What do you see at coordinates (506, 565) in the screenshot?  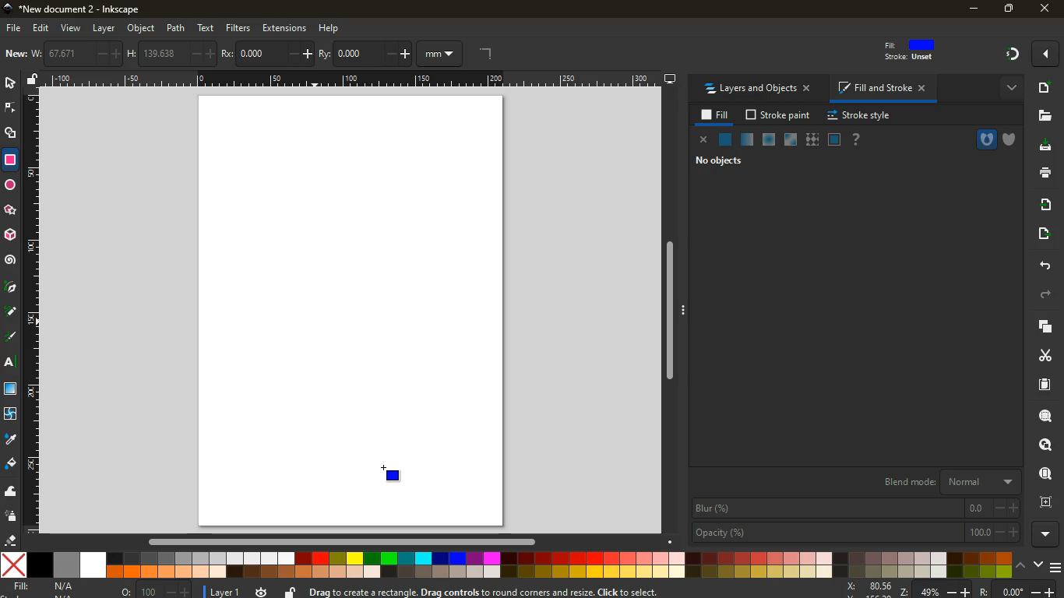 I see `colors` at bounding box center [506, 565].